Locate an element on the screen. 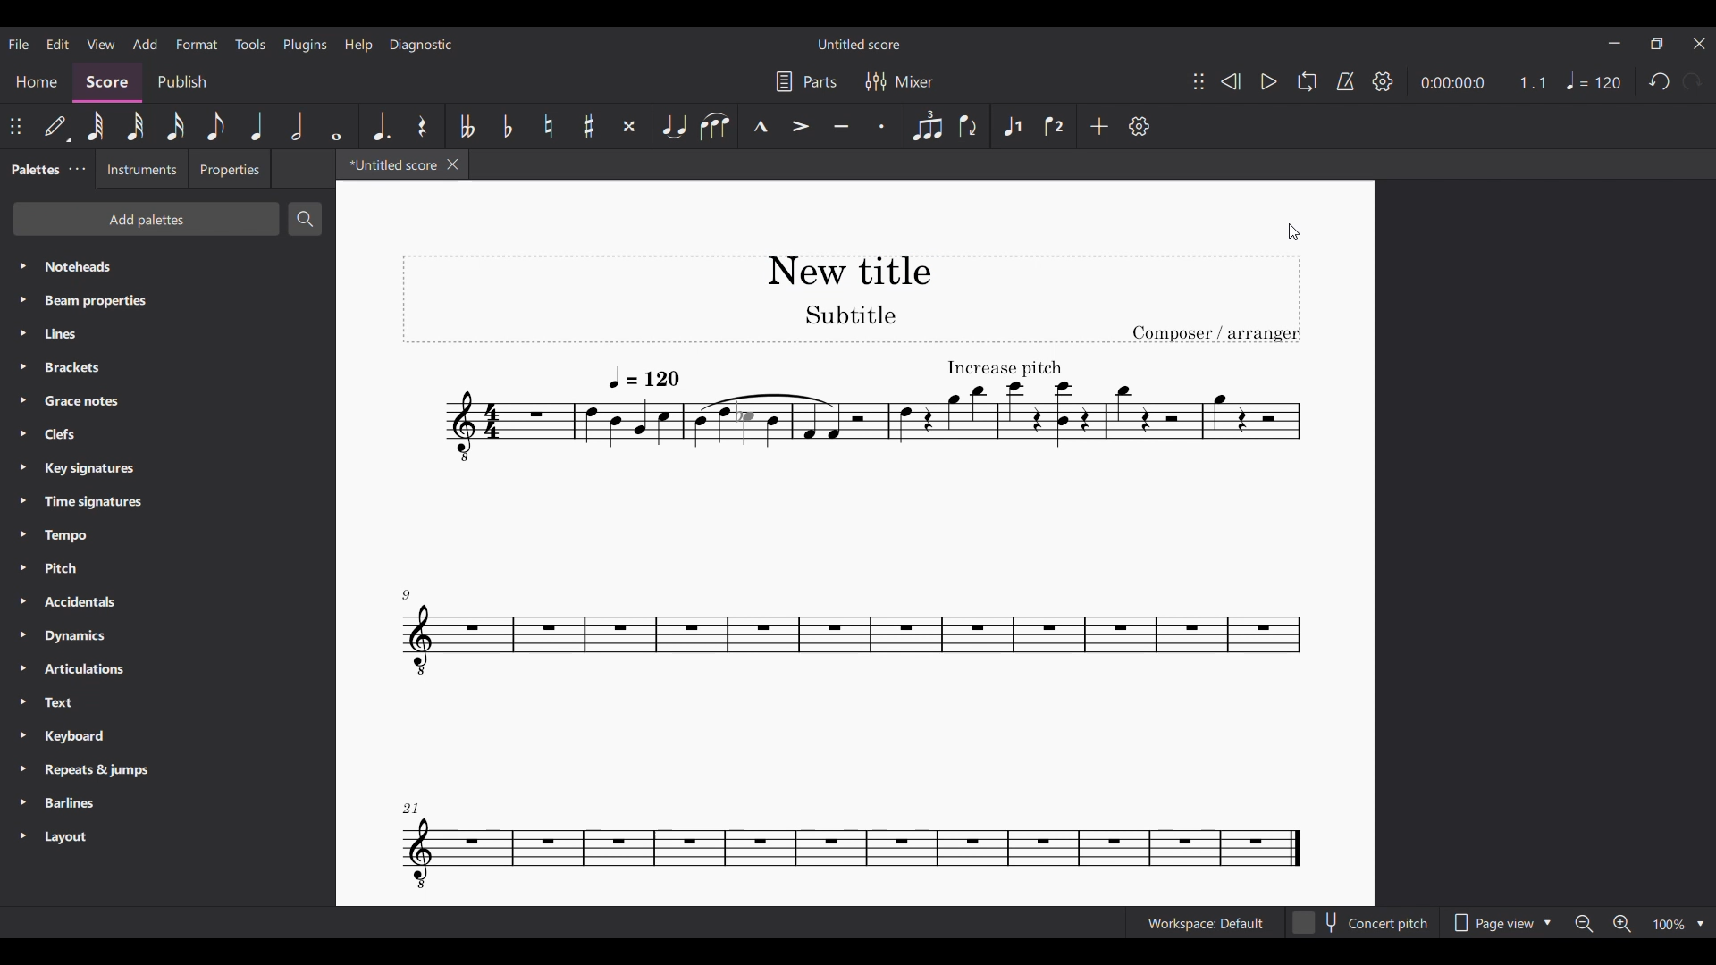 Image resolution: width=1716 pixels, height=965 pixels. Articulations is located at coordinates (169, 669).